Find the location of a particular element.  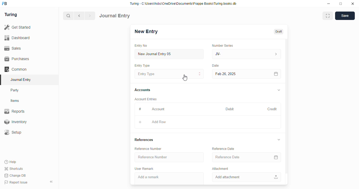

change DB is located at coordinates (15, 176).